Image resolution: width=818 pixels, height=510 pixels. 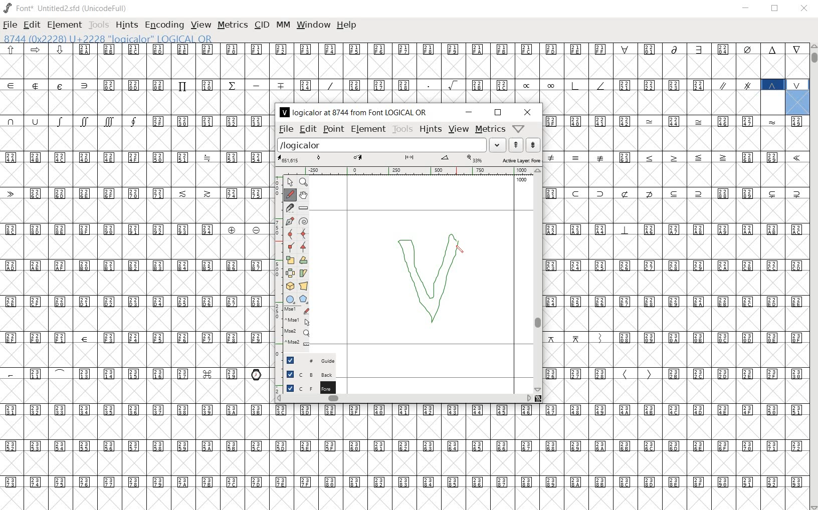 I want to click on edit, so click(x=308, y=130).